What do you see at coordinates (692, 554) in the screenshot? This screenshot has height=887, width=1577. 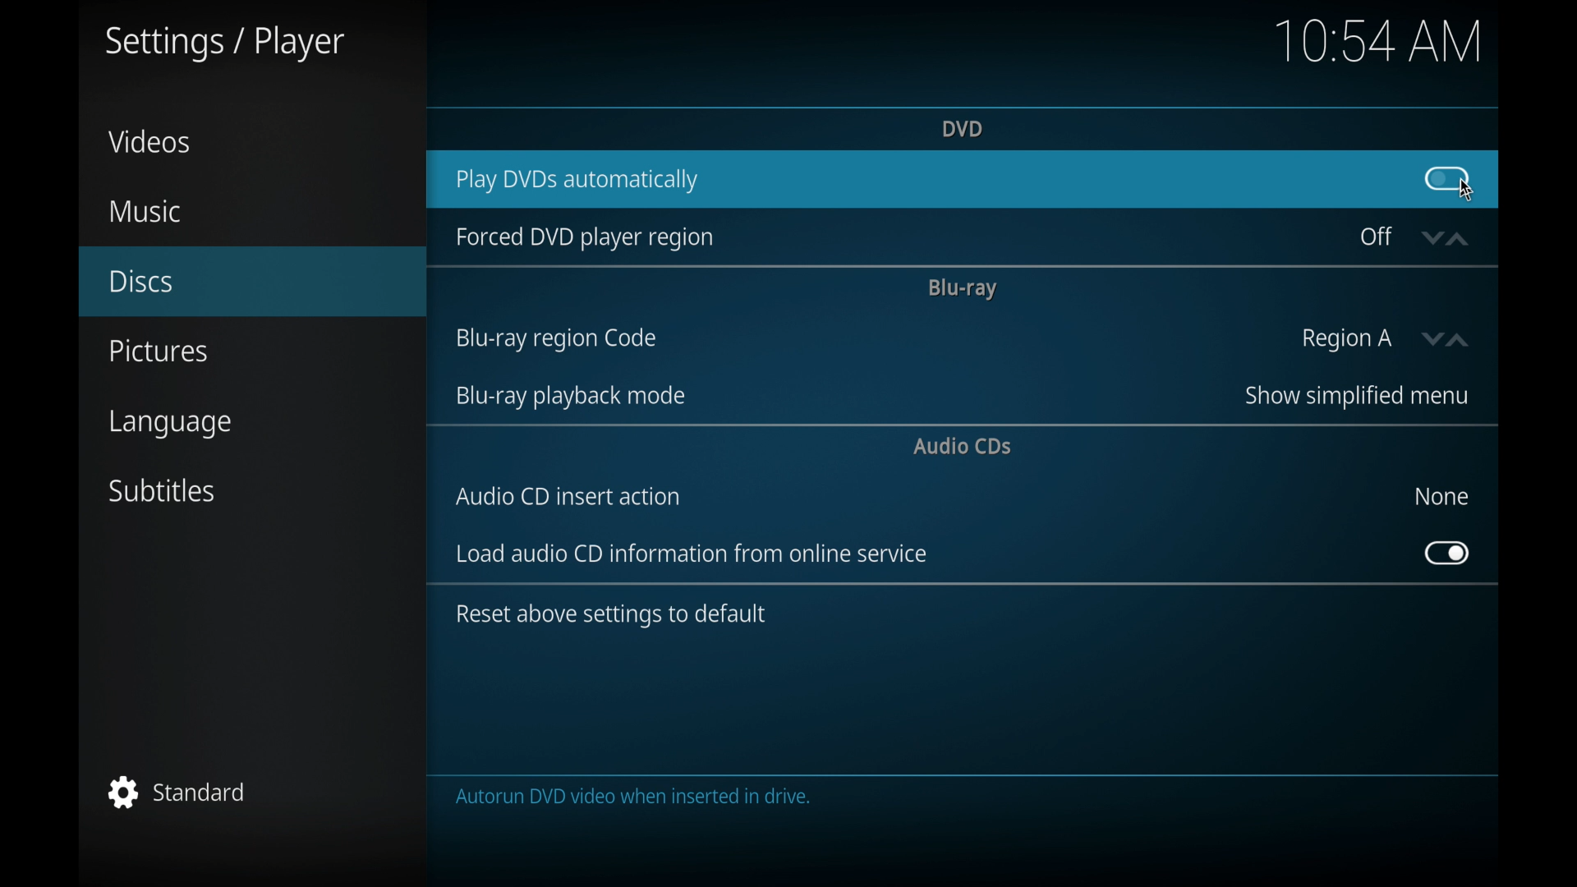 I see `load audio cd info from online services` at bounding box center [692, 554].